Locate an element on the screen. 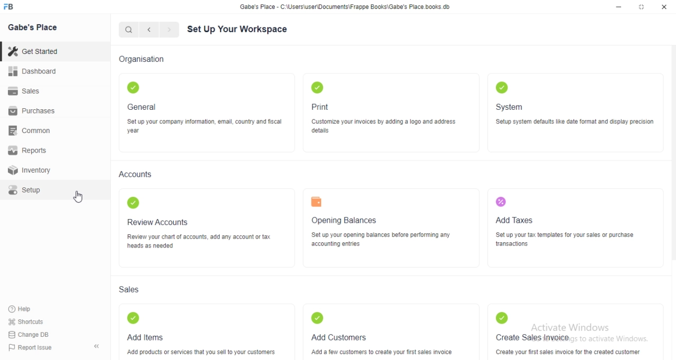 The width and height of the screenshot is (676, 360). Purchases is located at coordinates (35, 112).